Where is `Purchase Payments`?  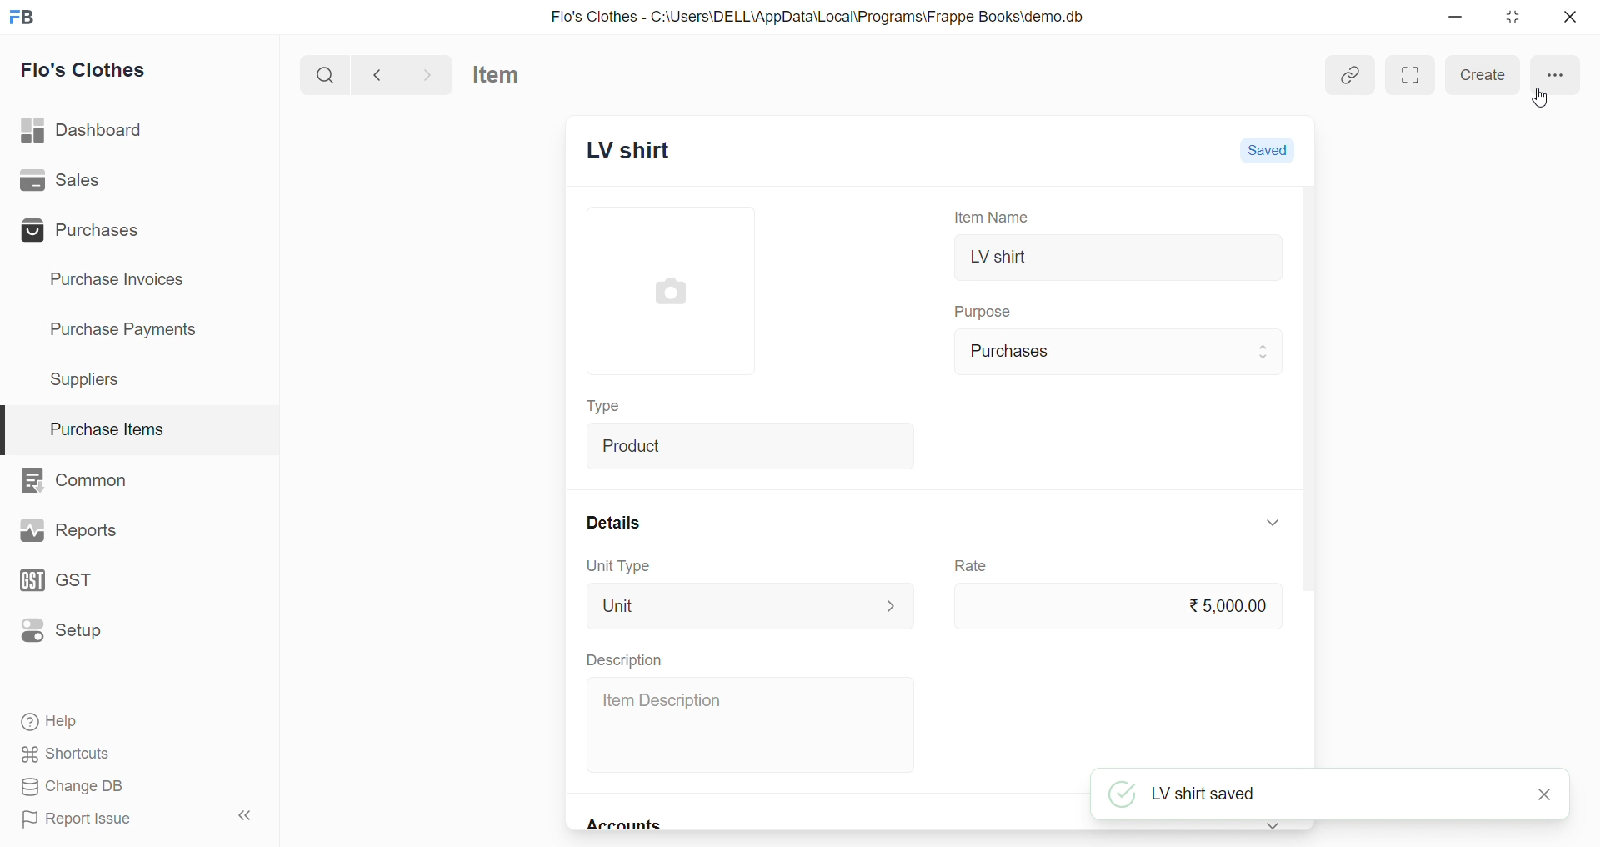
Purchase Payments is located at coordinates (129, 330).